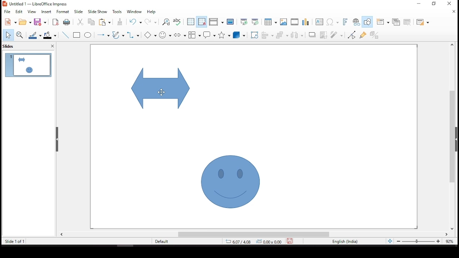  I want to click on start from first slide, so click(244, 21).